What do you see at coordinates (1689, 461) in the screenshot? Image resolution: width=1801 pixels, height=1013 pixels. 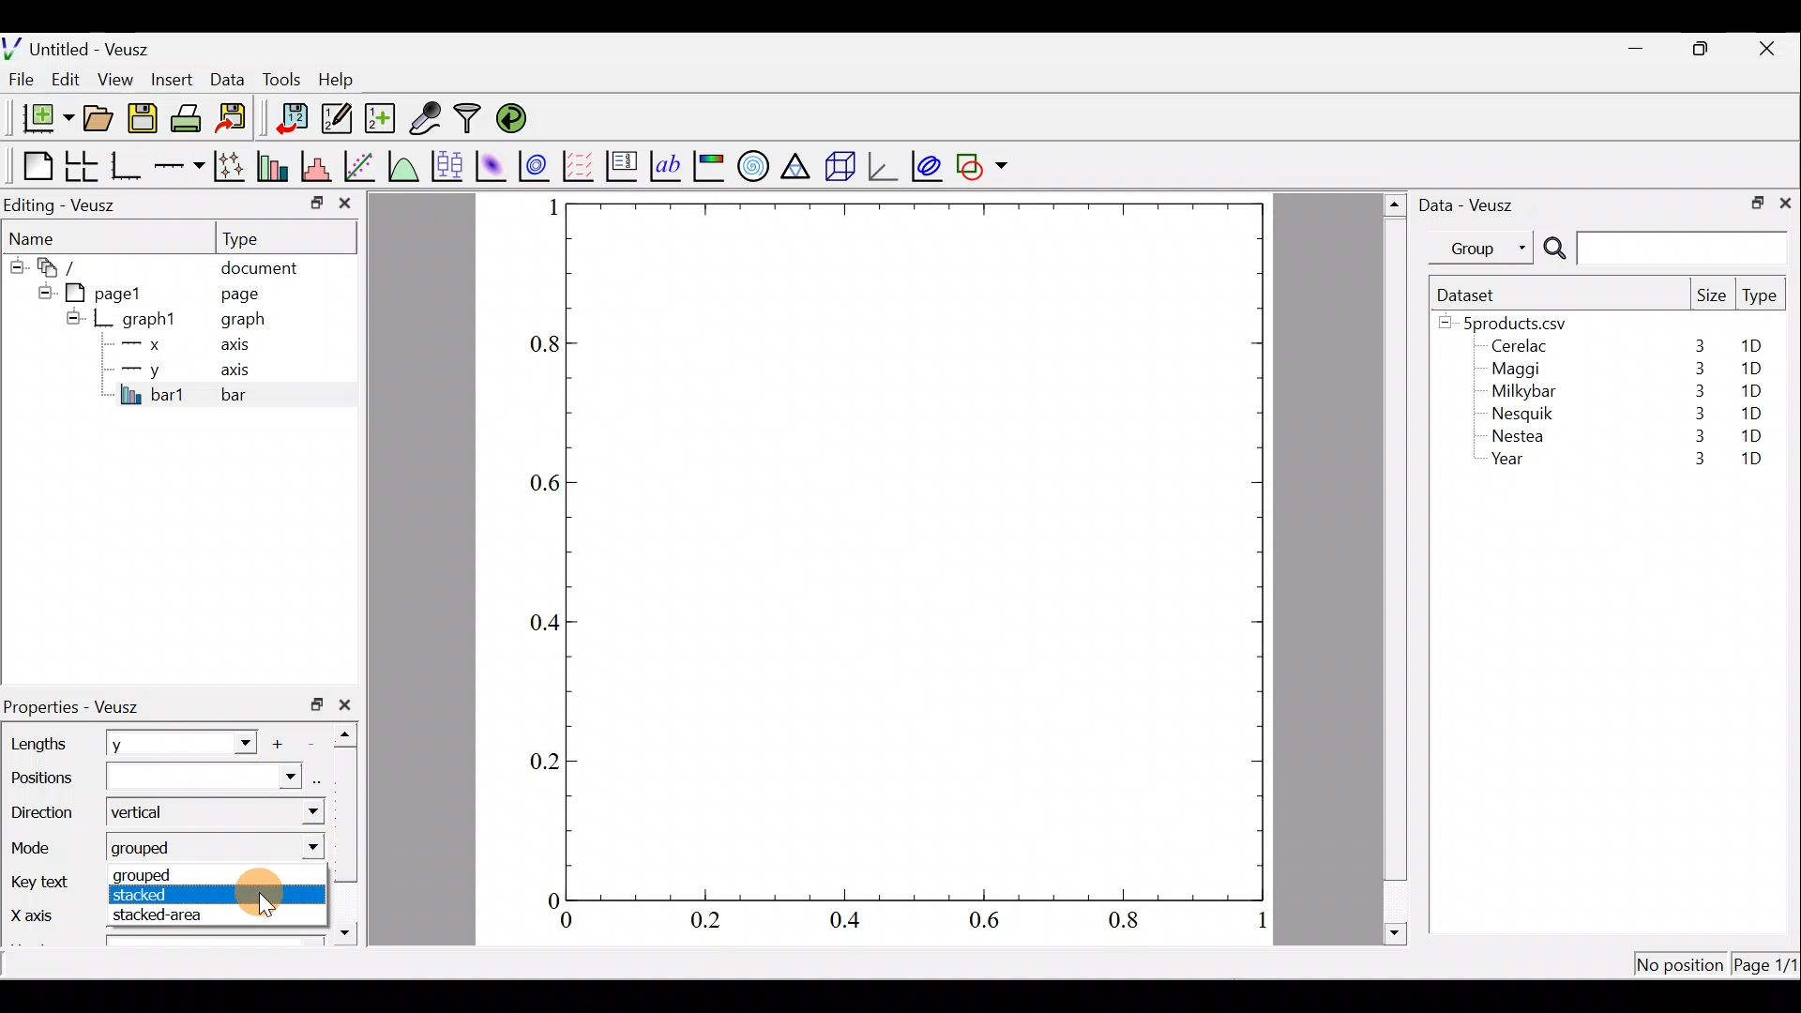 I see `3` at bounding box center [1689, 461].